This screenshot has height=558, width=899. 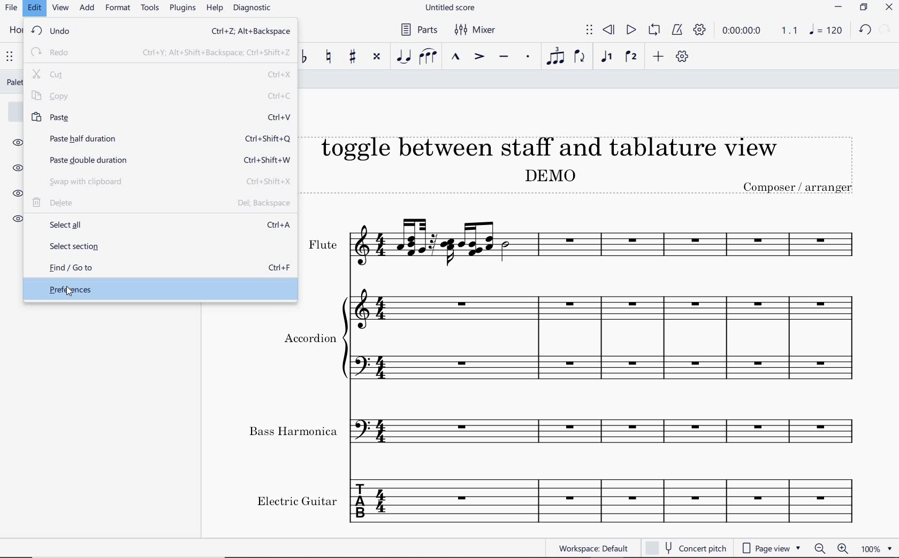 What do you see at coordinates (656, 30) in the screenshot?
I see `loop playback` at bounding box center [656, 30].